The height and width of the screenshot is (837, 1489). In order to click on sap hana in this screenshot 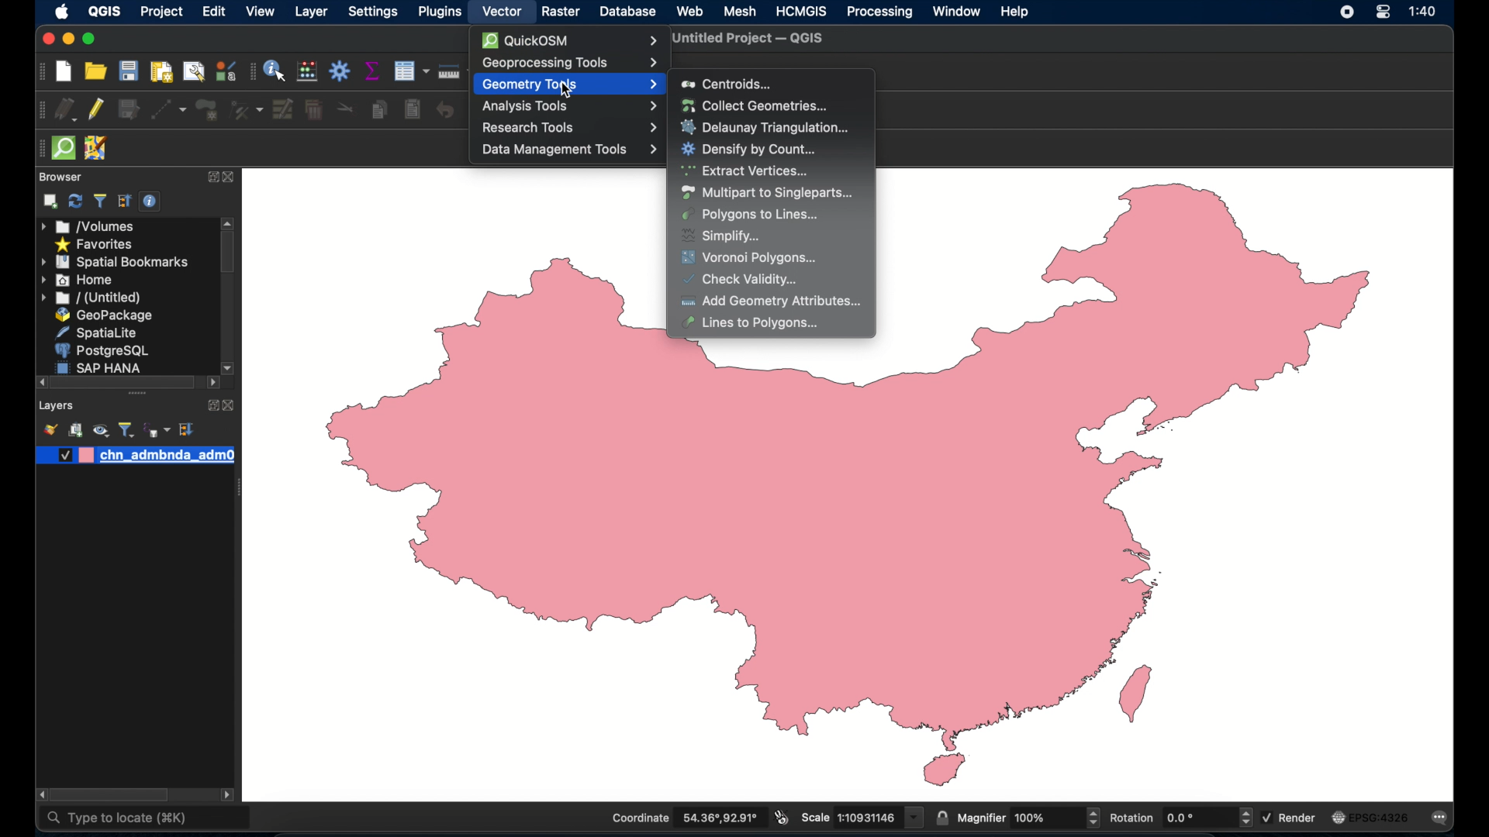, I will do `click(100, 367)`.